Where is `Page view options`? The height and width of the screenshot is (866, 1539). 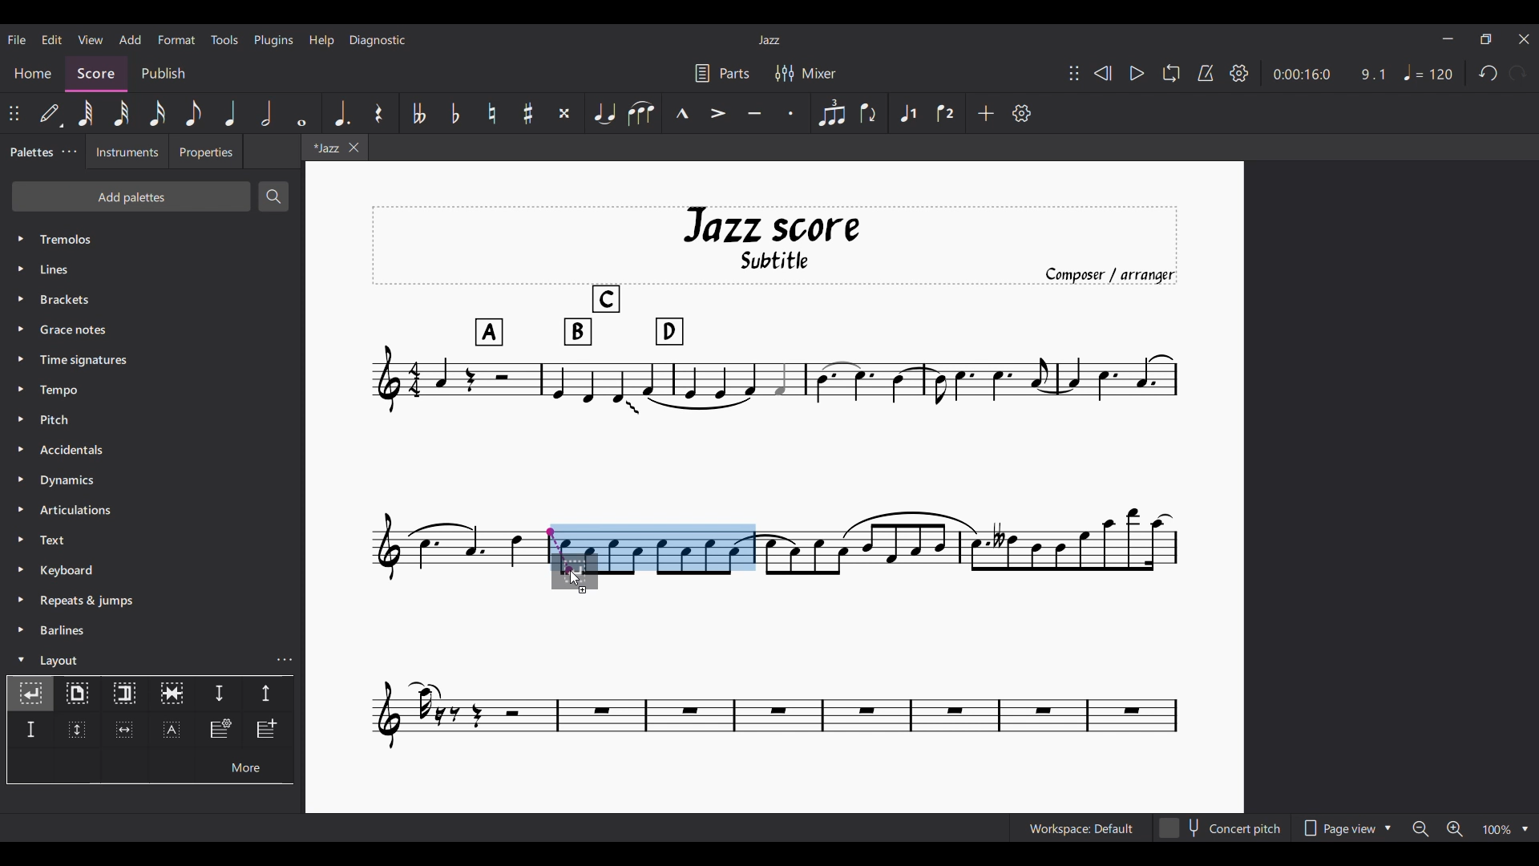
Page view options is located at coordinates (1347, 828).